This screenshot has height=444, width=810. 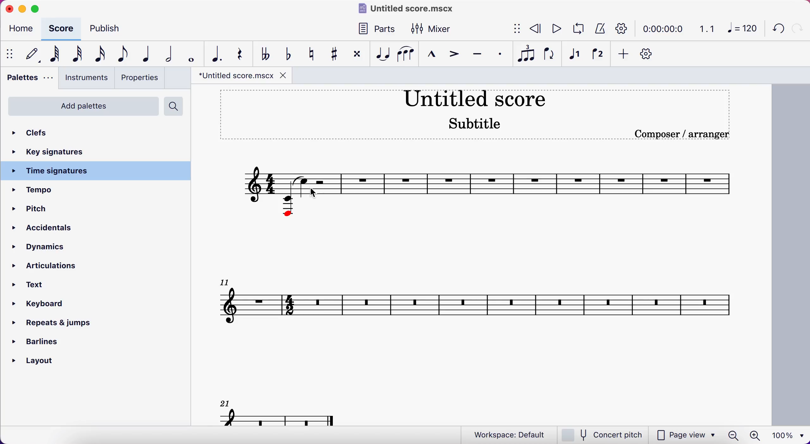 I want to click on concert pitch, so click(x=600, y=435).